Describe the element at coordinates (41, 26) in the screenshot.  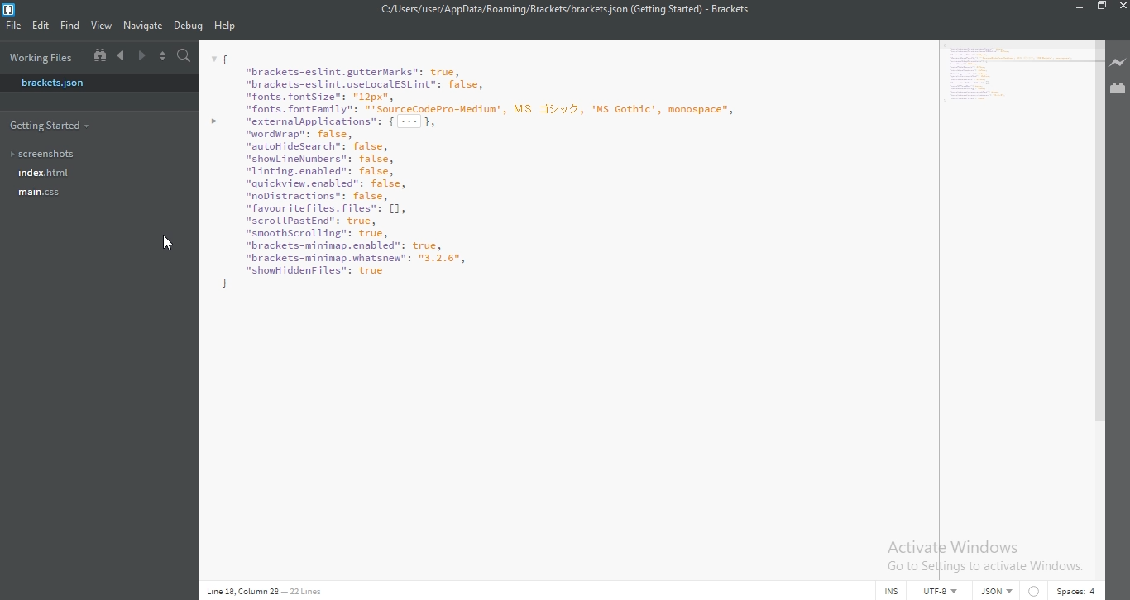
I see `Edit` at that location.